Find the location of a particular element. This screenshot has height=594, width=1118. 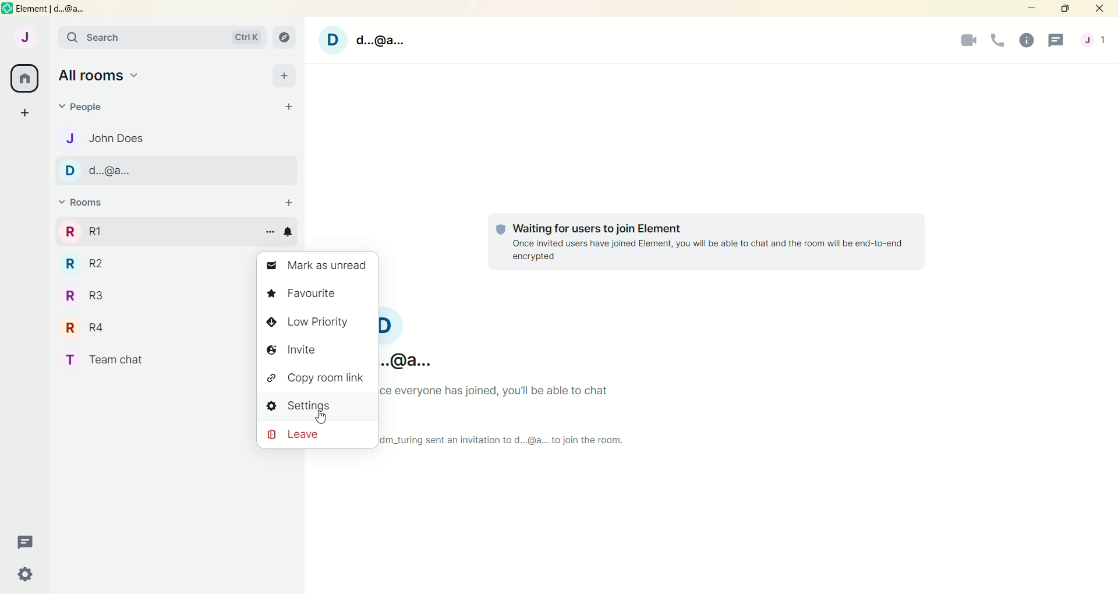

J is located at coordinates (23, 37).